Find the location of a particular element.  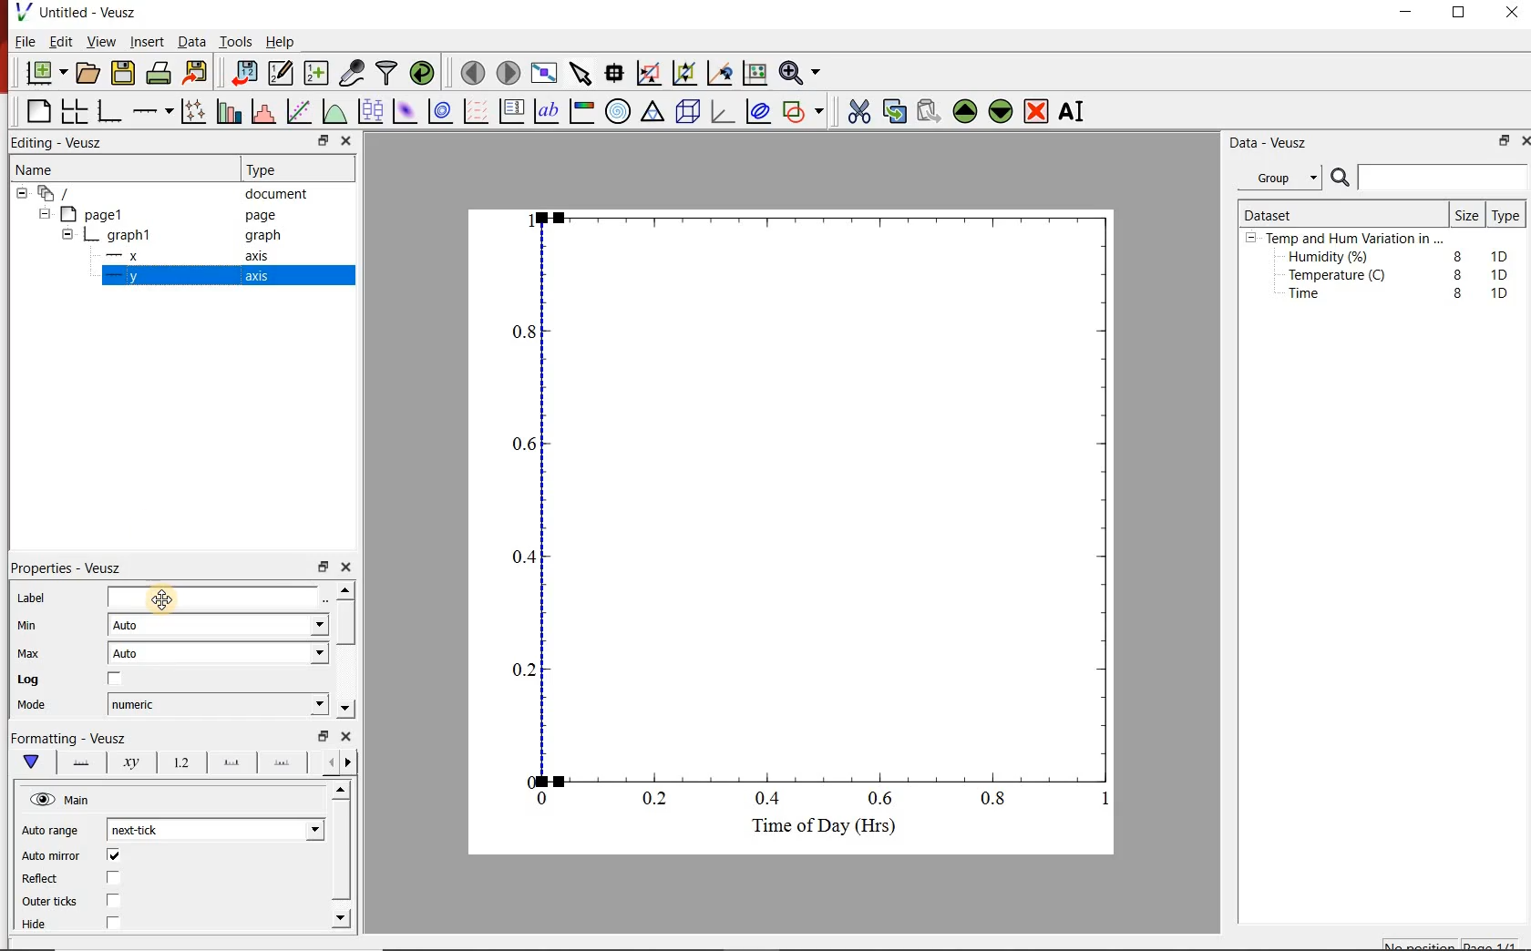

Name is located at coordinates (51, 171).